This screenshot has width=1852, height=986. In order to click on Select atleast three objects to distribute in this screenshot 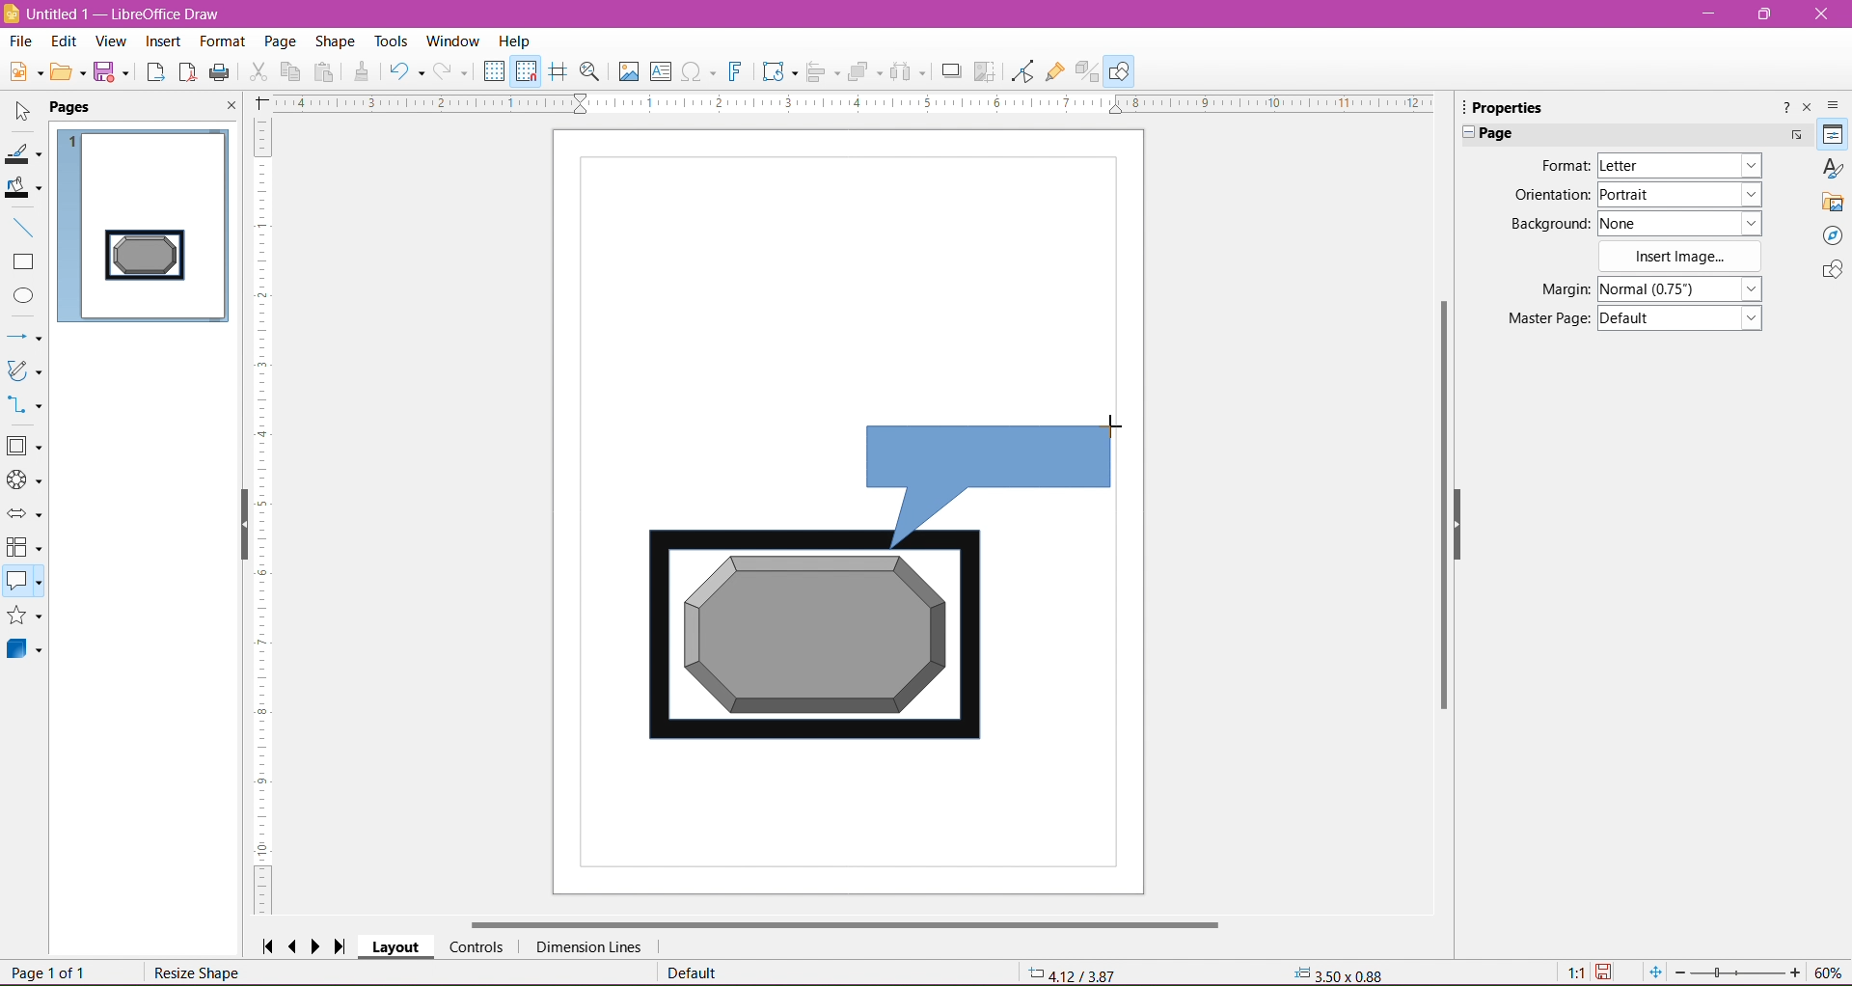, I will do `click(908, 71)`.